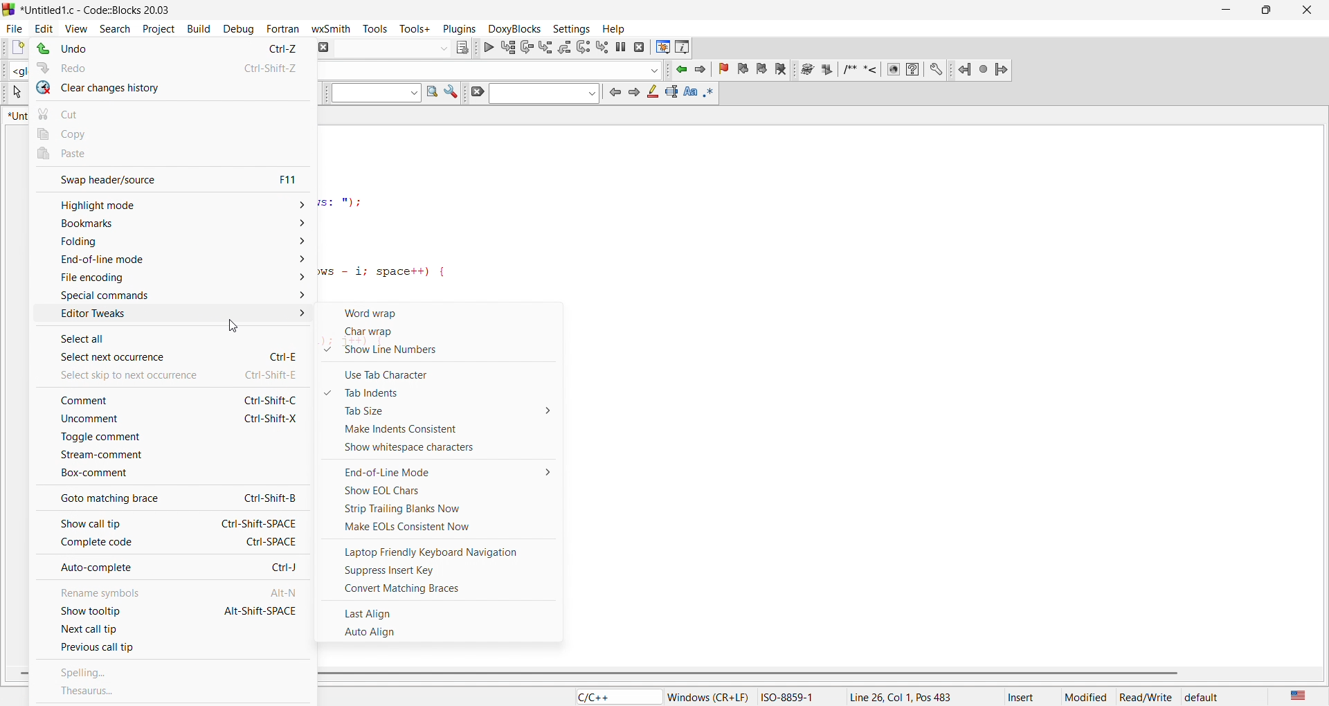  What do you see at coordinates (1297, 696) in the screenshot?
I see `us english` at bounding box center [1297, 696].